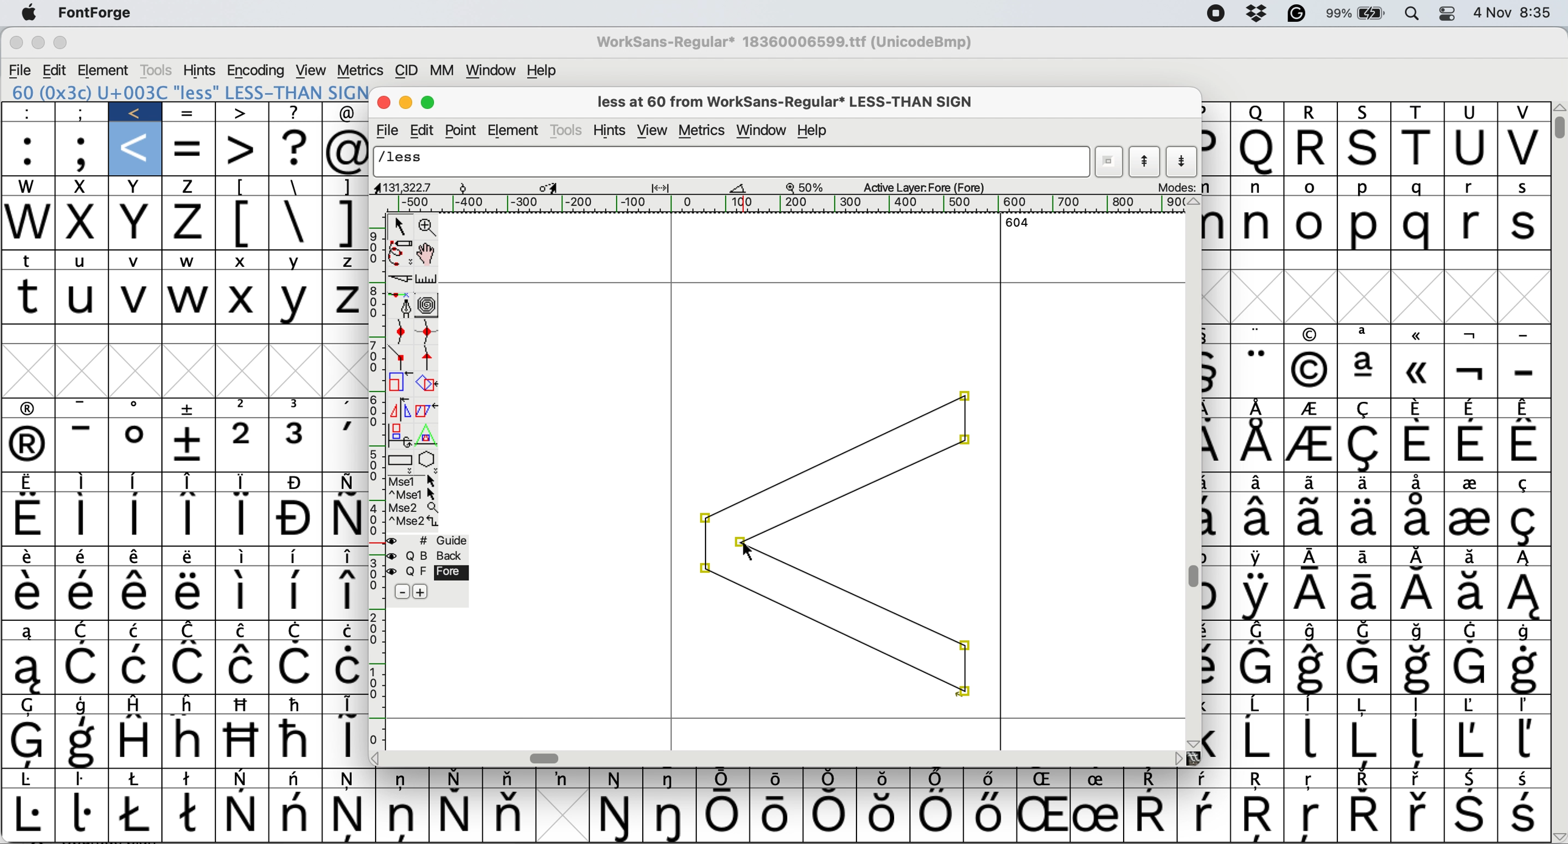  What do you see at coordinates (1315, 558) in the screenshot?
I see `Symbol` at bounding box center [1315, 558].